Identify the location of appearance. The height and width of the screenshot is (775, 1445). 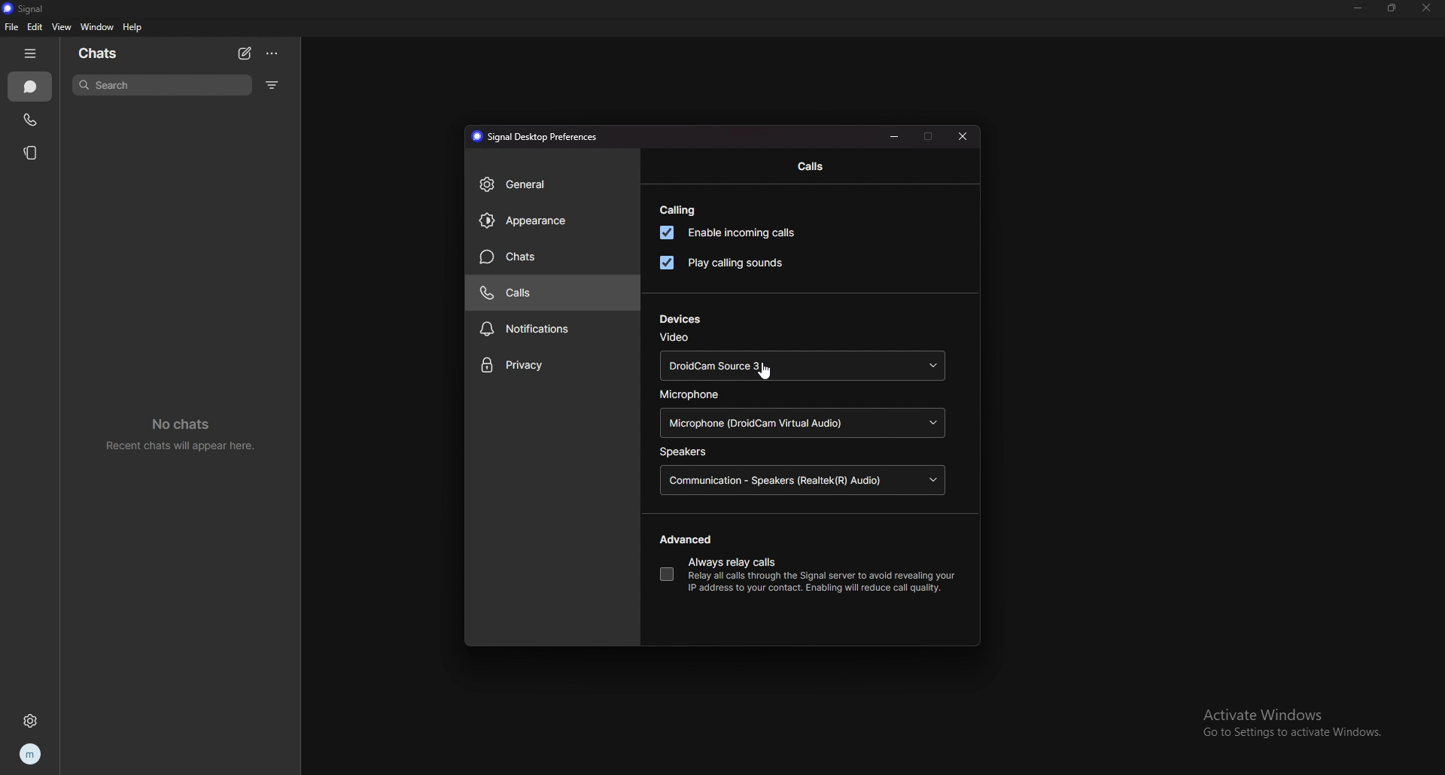
(552, 221).